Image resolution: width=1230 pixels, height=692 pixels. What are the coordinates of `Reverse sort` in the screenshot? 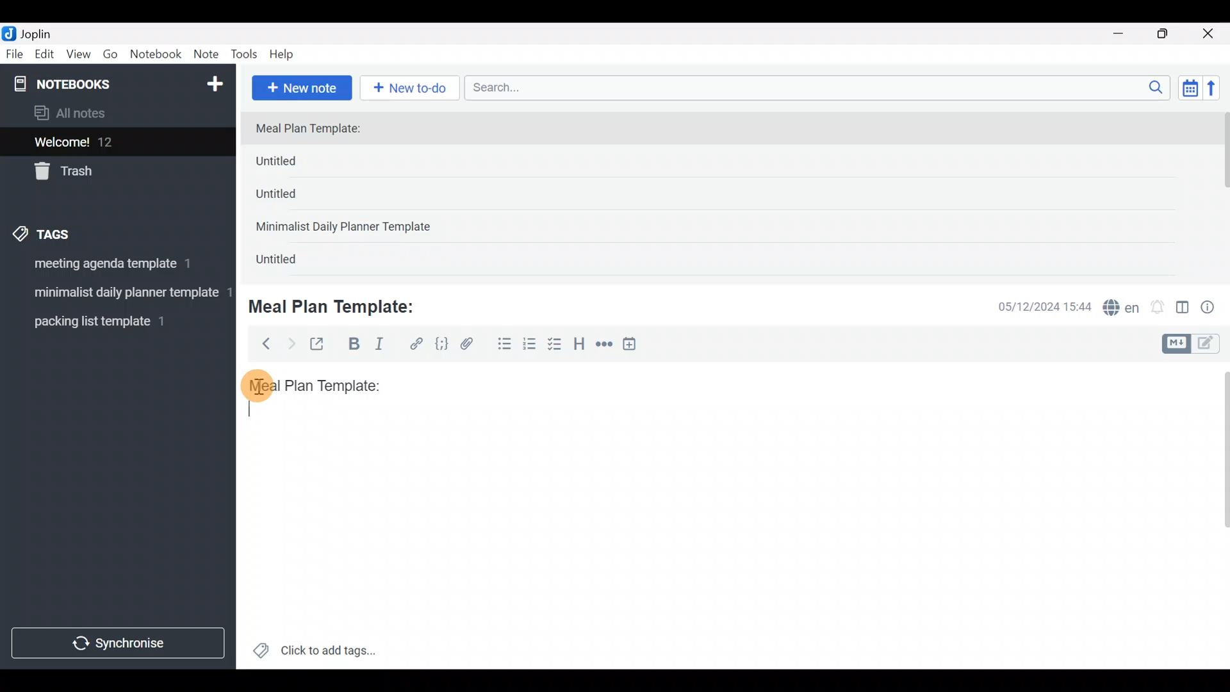 It's located at (1218, 92).